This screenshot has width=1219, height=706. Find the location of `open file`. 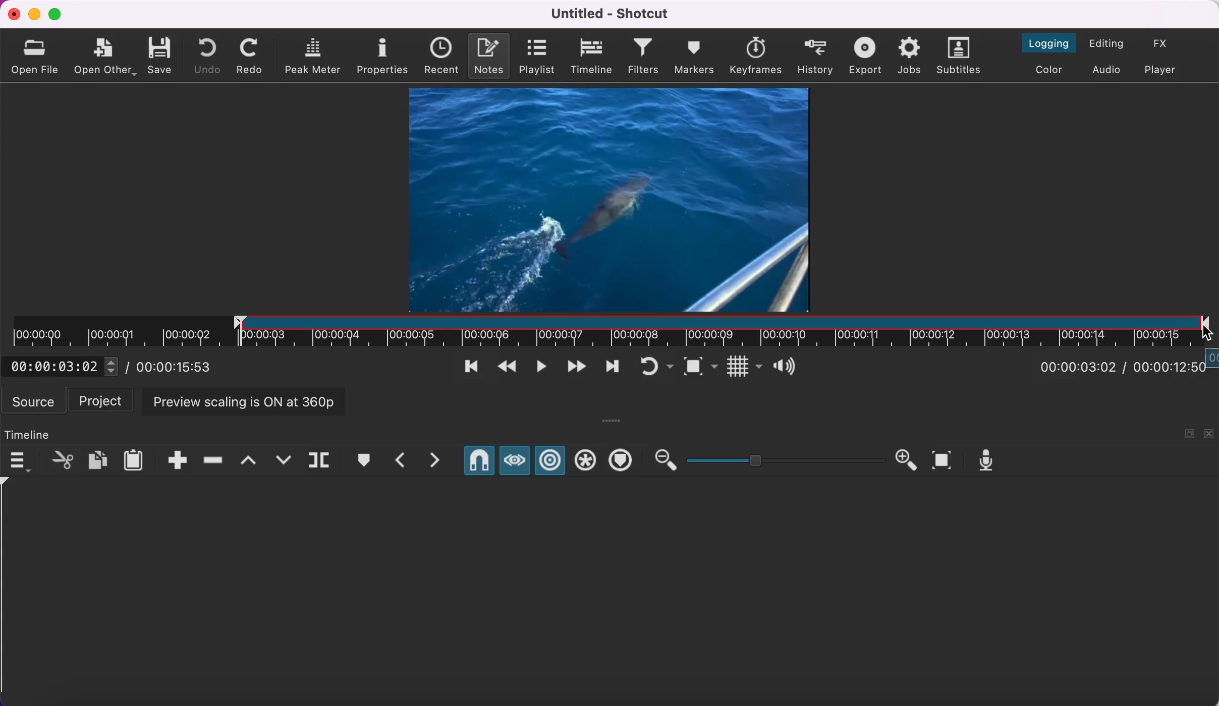

open file is located at coordinates (37, 54).